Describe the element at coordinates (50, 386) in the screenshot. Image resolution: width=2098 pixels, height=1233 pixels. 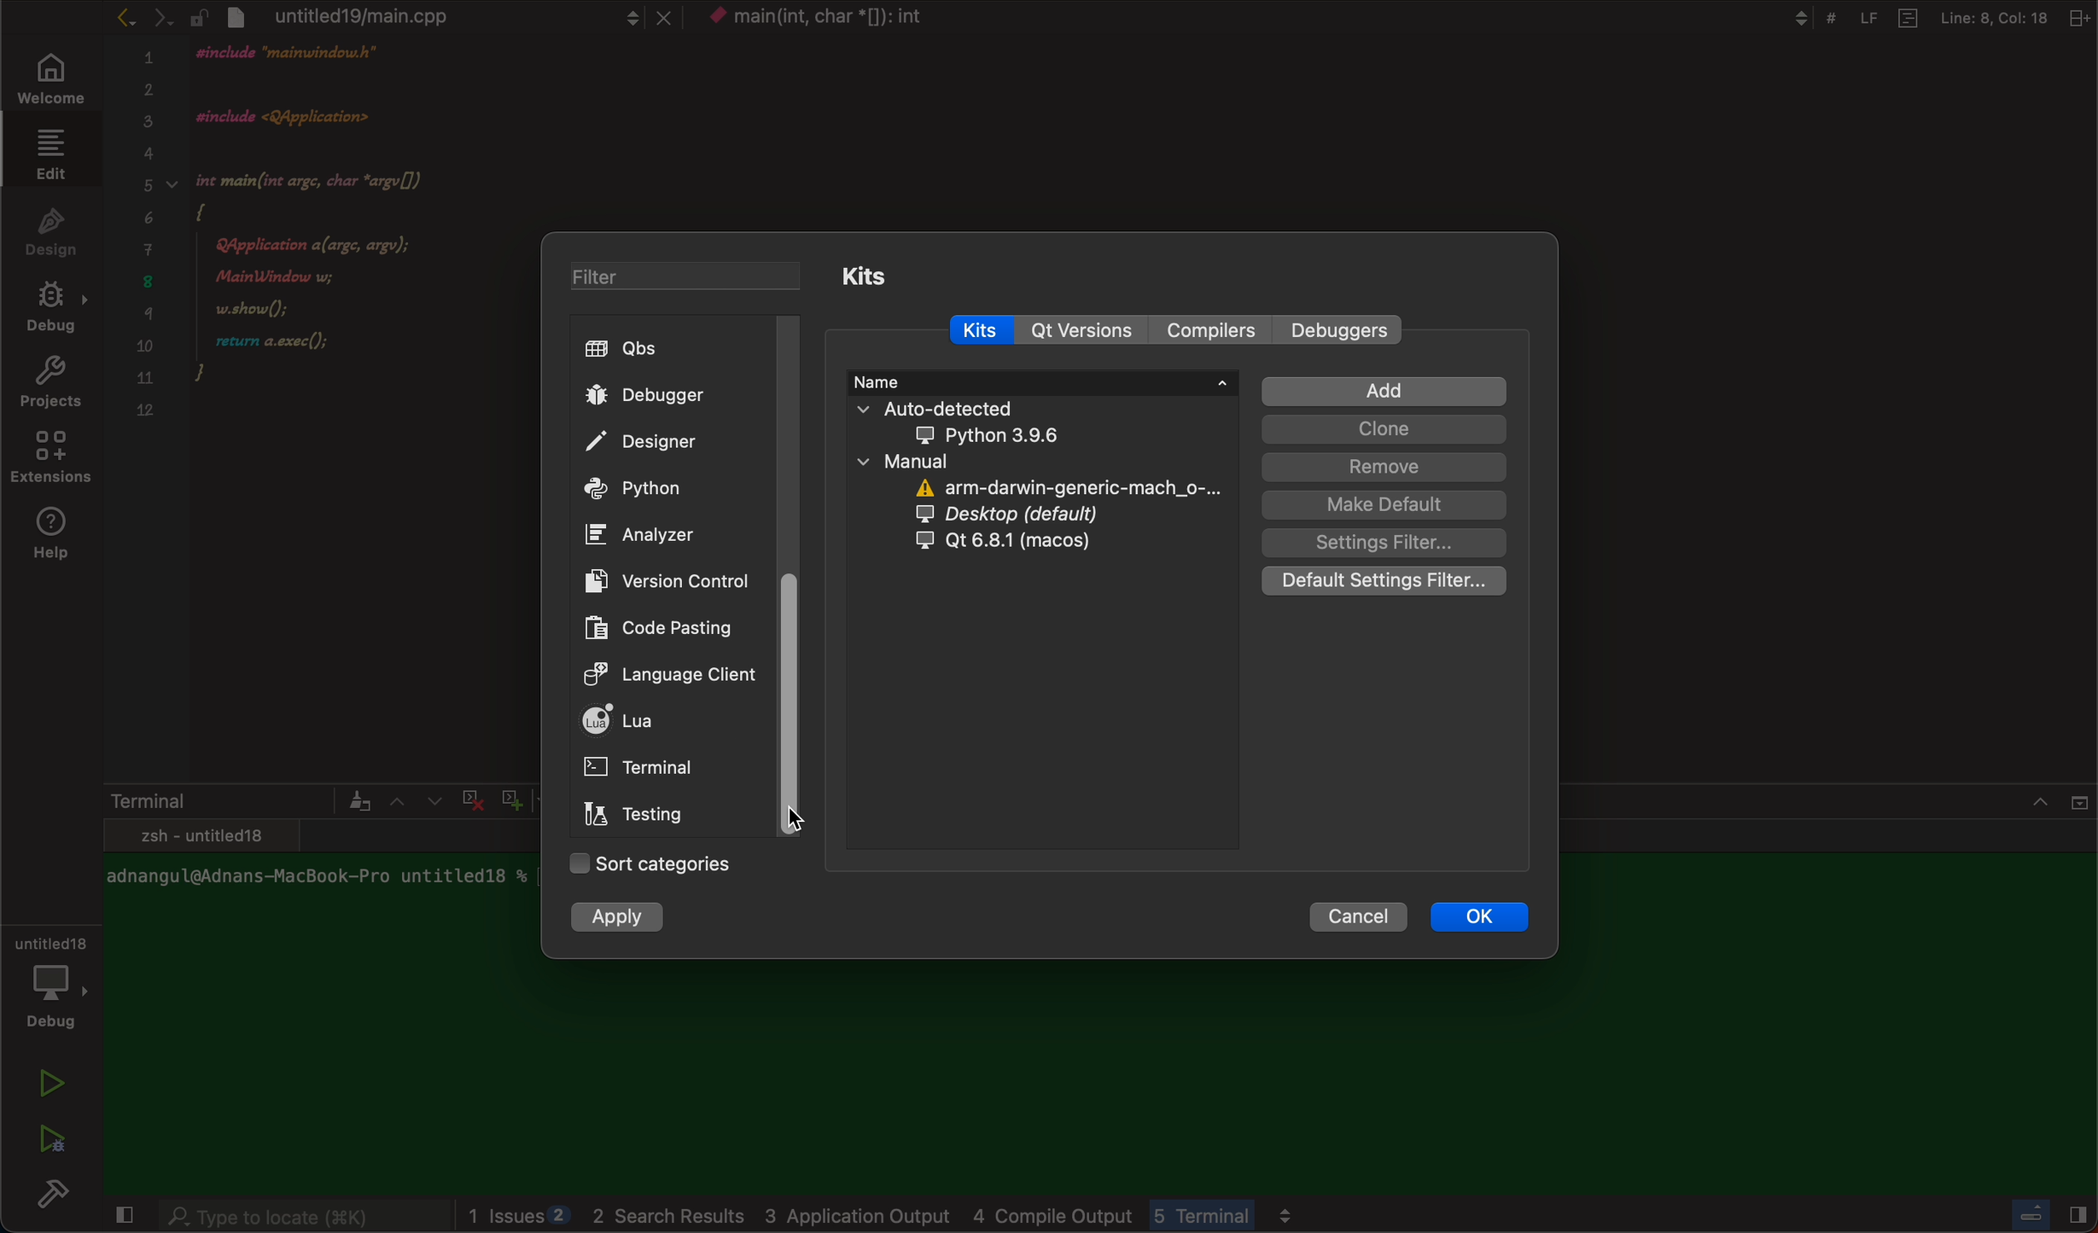
I see `projects` at that location.